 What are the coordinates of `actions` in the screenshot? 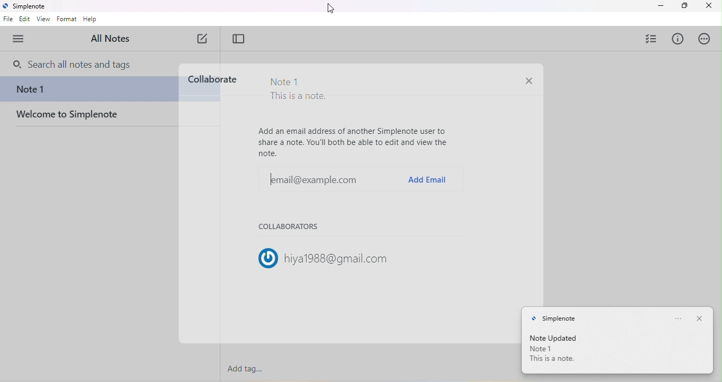 It's located at (704, 39).